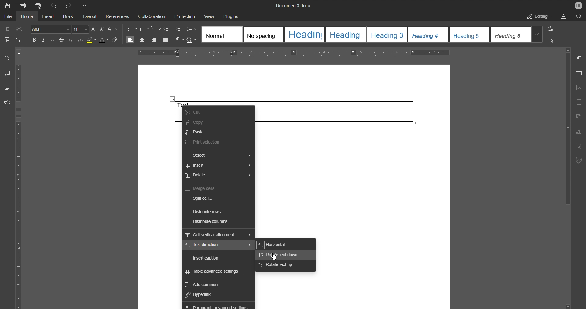  What do you see at coordinates (90, 16) in the screenshot?
I see `Layout` at bounding box center [90, 16].